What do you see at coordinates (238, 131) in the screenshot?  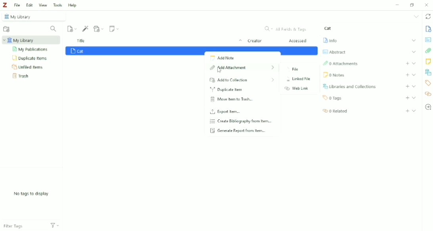 I see `Generate Report from Item` at bounding box center [238, 131].